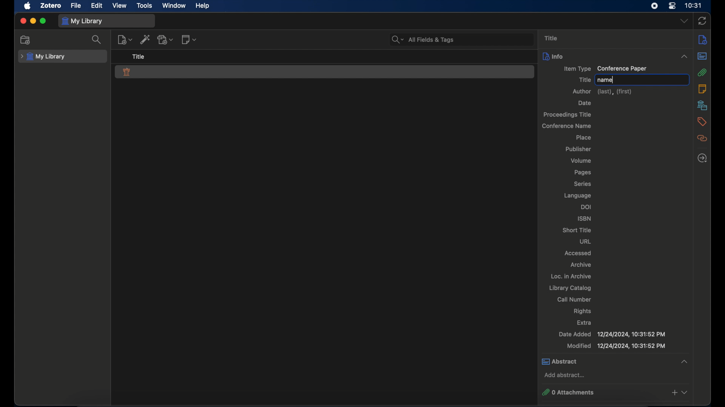 This screenshot has height=407, width=725. What do you see at coordinates (83, 21) in the screenshot?
I see `my library` at bounding box center [83, 21].